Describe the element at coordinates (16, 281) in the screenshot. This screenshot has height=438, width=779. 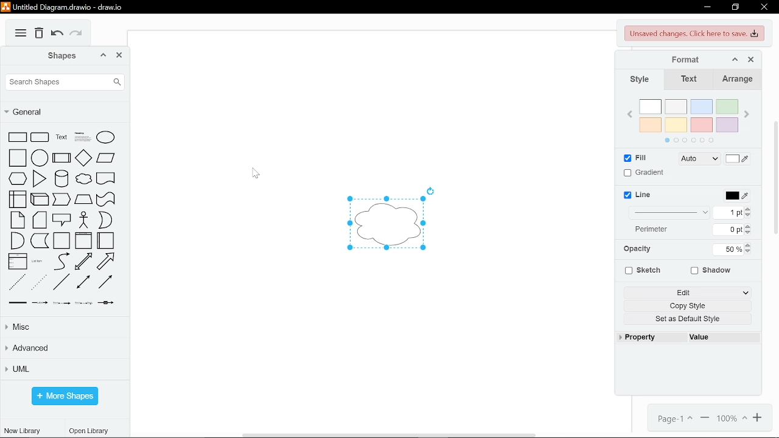
I see `dashed line` at that location.